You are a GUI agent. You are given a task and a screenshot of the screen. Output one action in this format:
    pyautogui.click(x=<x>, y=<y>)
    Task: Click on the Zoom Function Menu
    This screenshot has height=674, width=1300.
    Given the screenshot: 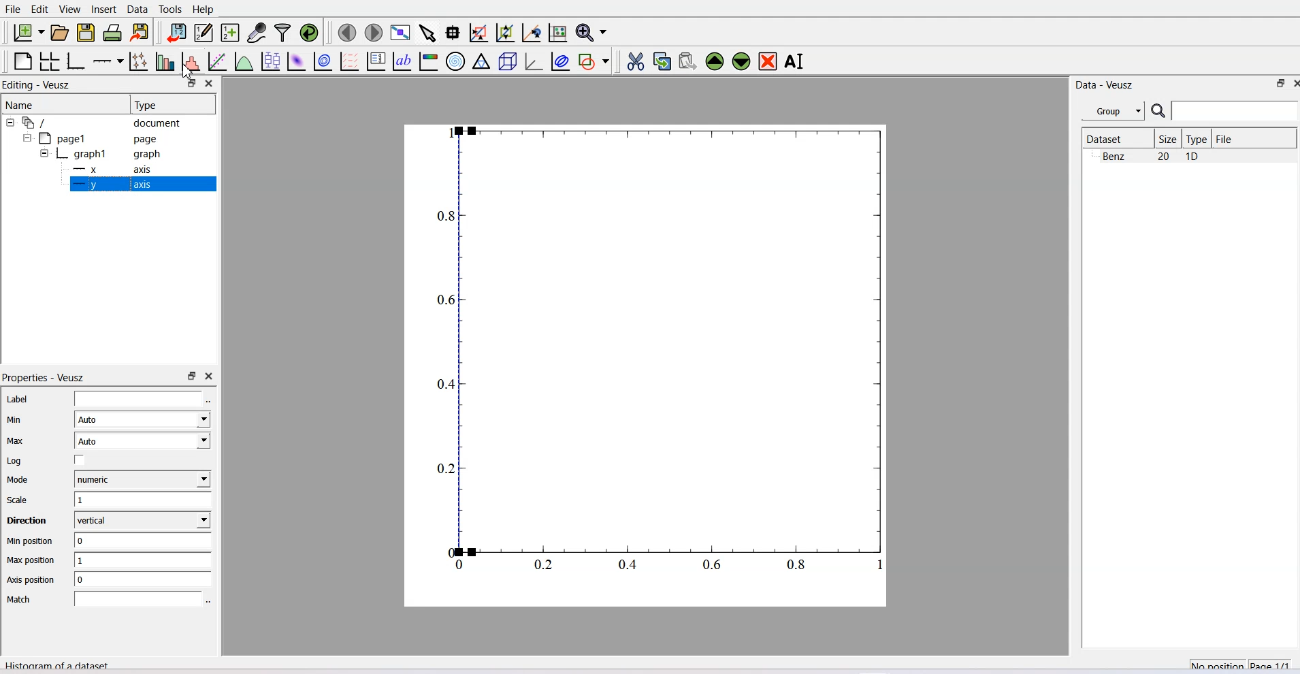 What is the action you would take?
    pyautogui.click(x=593, y=32)
    